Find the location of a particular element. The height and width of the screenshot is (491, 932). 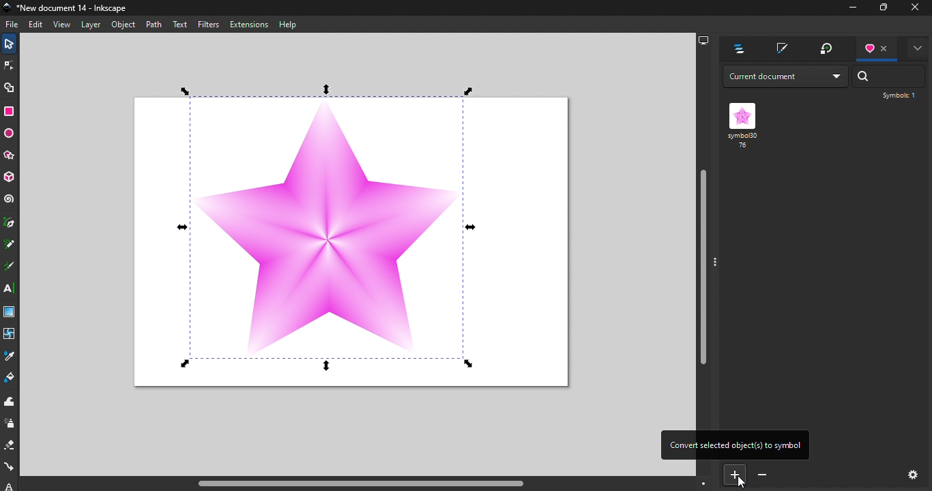

Toggle display options is located at coordinates (916, 47).